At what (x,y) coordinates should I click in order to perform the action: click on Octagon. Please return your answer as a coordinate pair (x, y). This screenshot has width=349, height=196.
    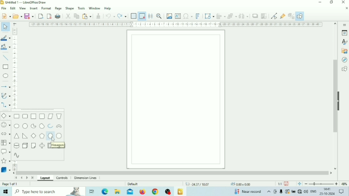
    Looking at the image, I should click on (59, 136).